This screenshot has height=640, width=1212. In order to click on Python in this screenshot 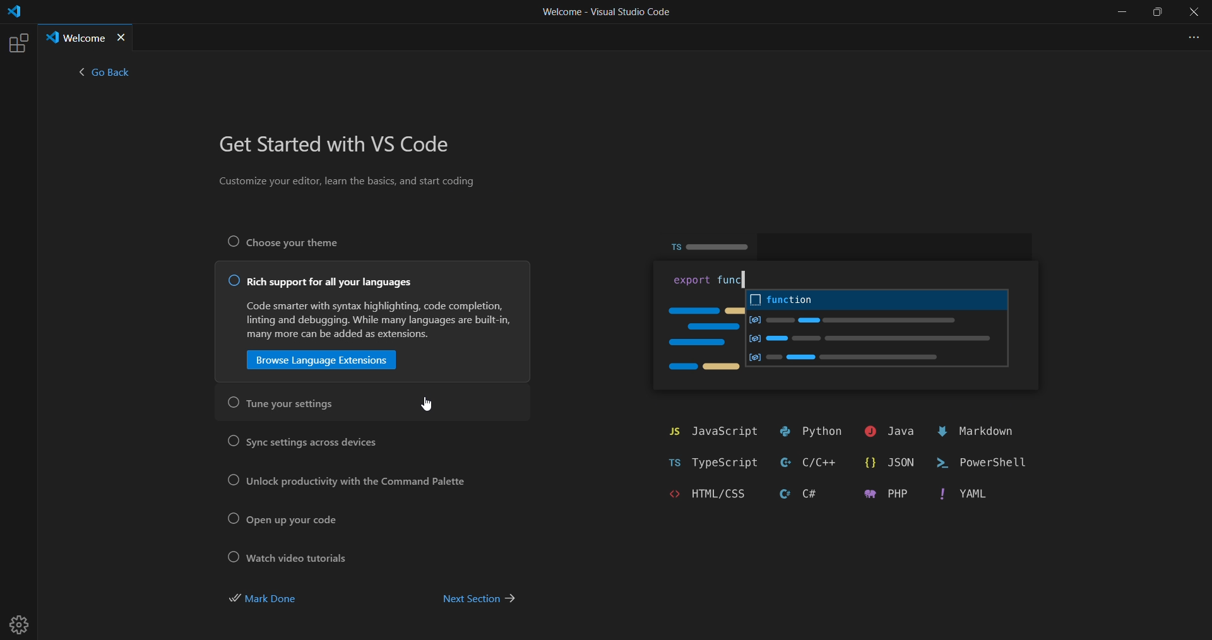, I will do `click(810, 431)`.